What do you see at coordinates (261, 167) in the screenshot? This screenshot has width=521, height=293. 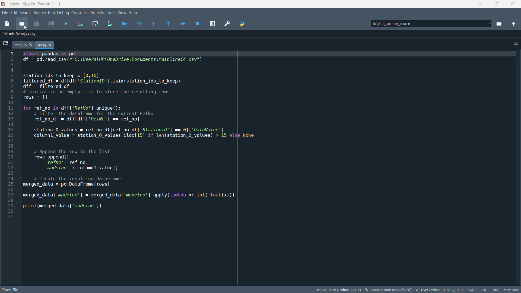 I see `code Editor` at bounding box center [261, 167].